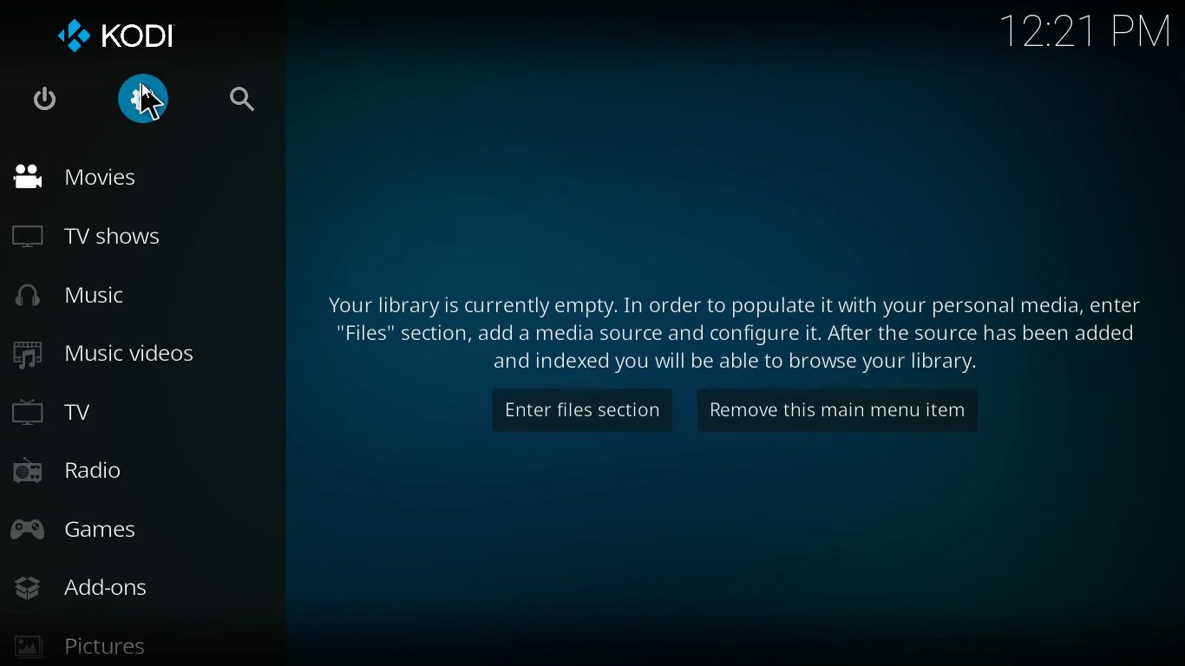 Image resolution: width=1185 pixels, height=666 pixels. What do you see at coordinates (45, 103) in the screenshot?
I see `power` at bounding box center [45, 103].